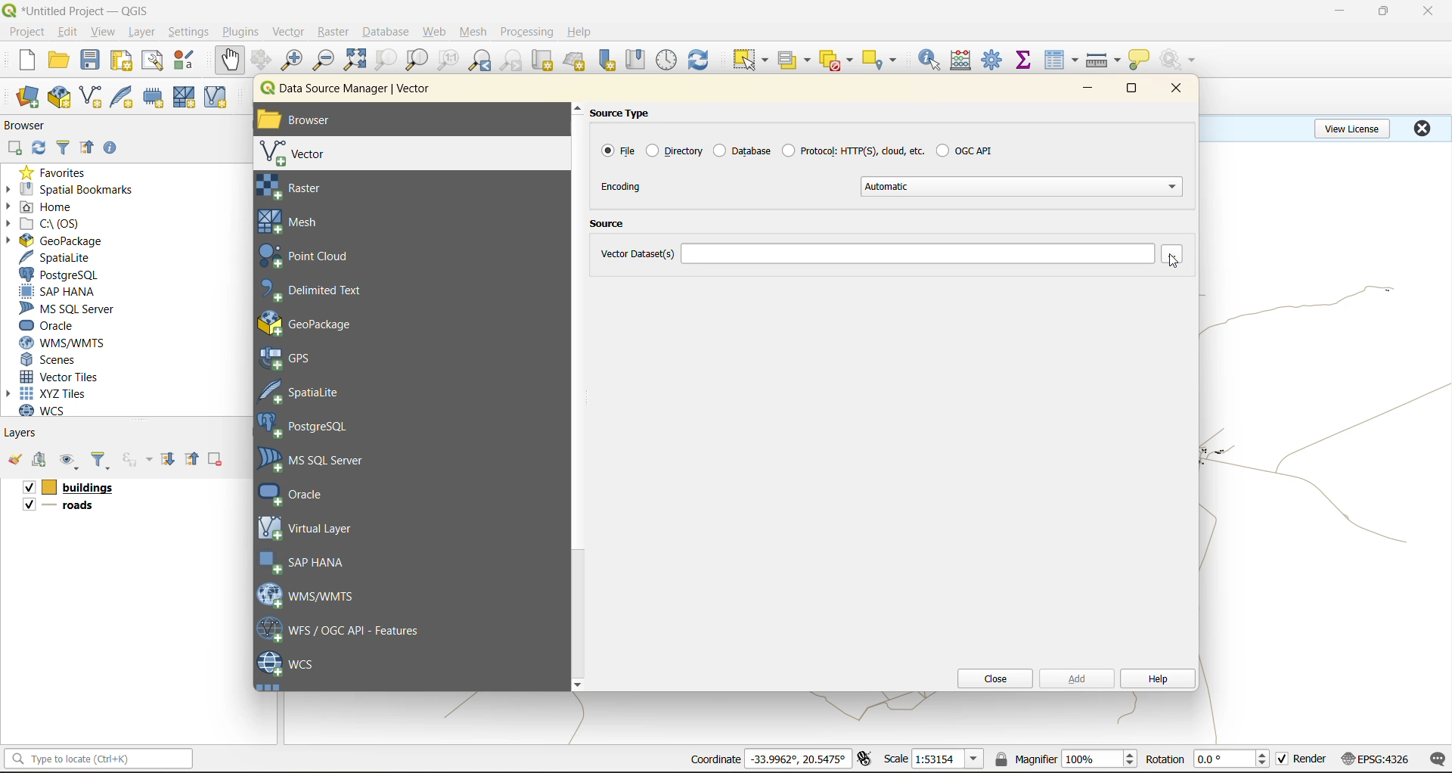 The image size is (1452, 773). I want to click on new spatialite layer, so click(126, 95).